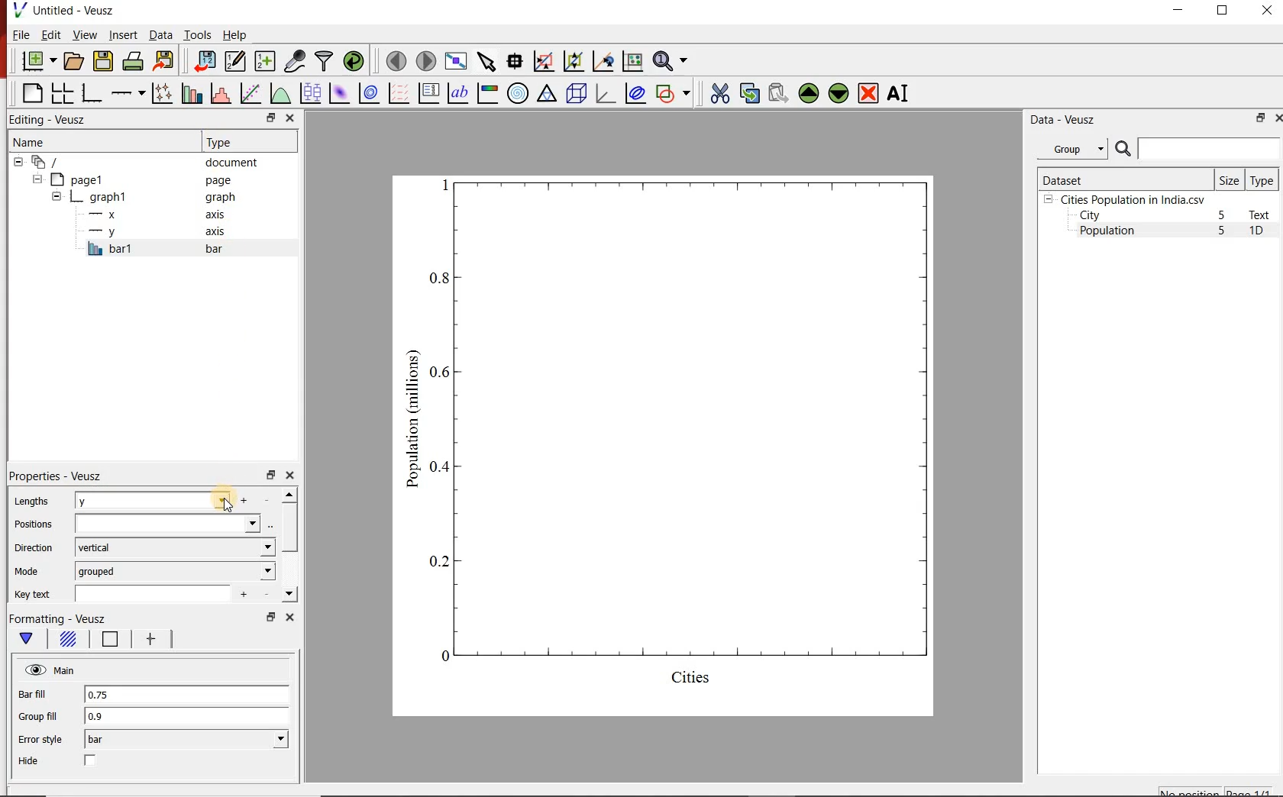 The image size is (1283, 797). I want to click on close, so click(289, 476).